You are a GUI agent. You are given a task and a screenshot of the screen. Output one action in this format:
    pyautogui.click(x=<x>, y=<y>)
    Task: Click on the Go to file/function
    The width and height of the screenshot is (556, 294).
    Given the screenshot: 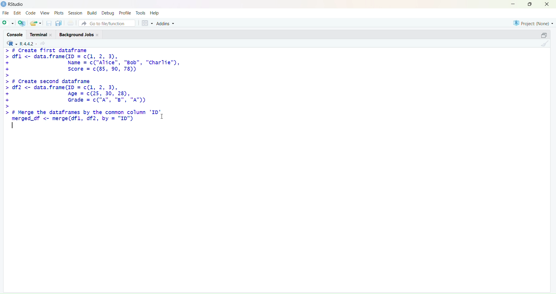 What is the action you would take?
    pyautogui.click(x=107, y=23)
    